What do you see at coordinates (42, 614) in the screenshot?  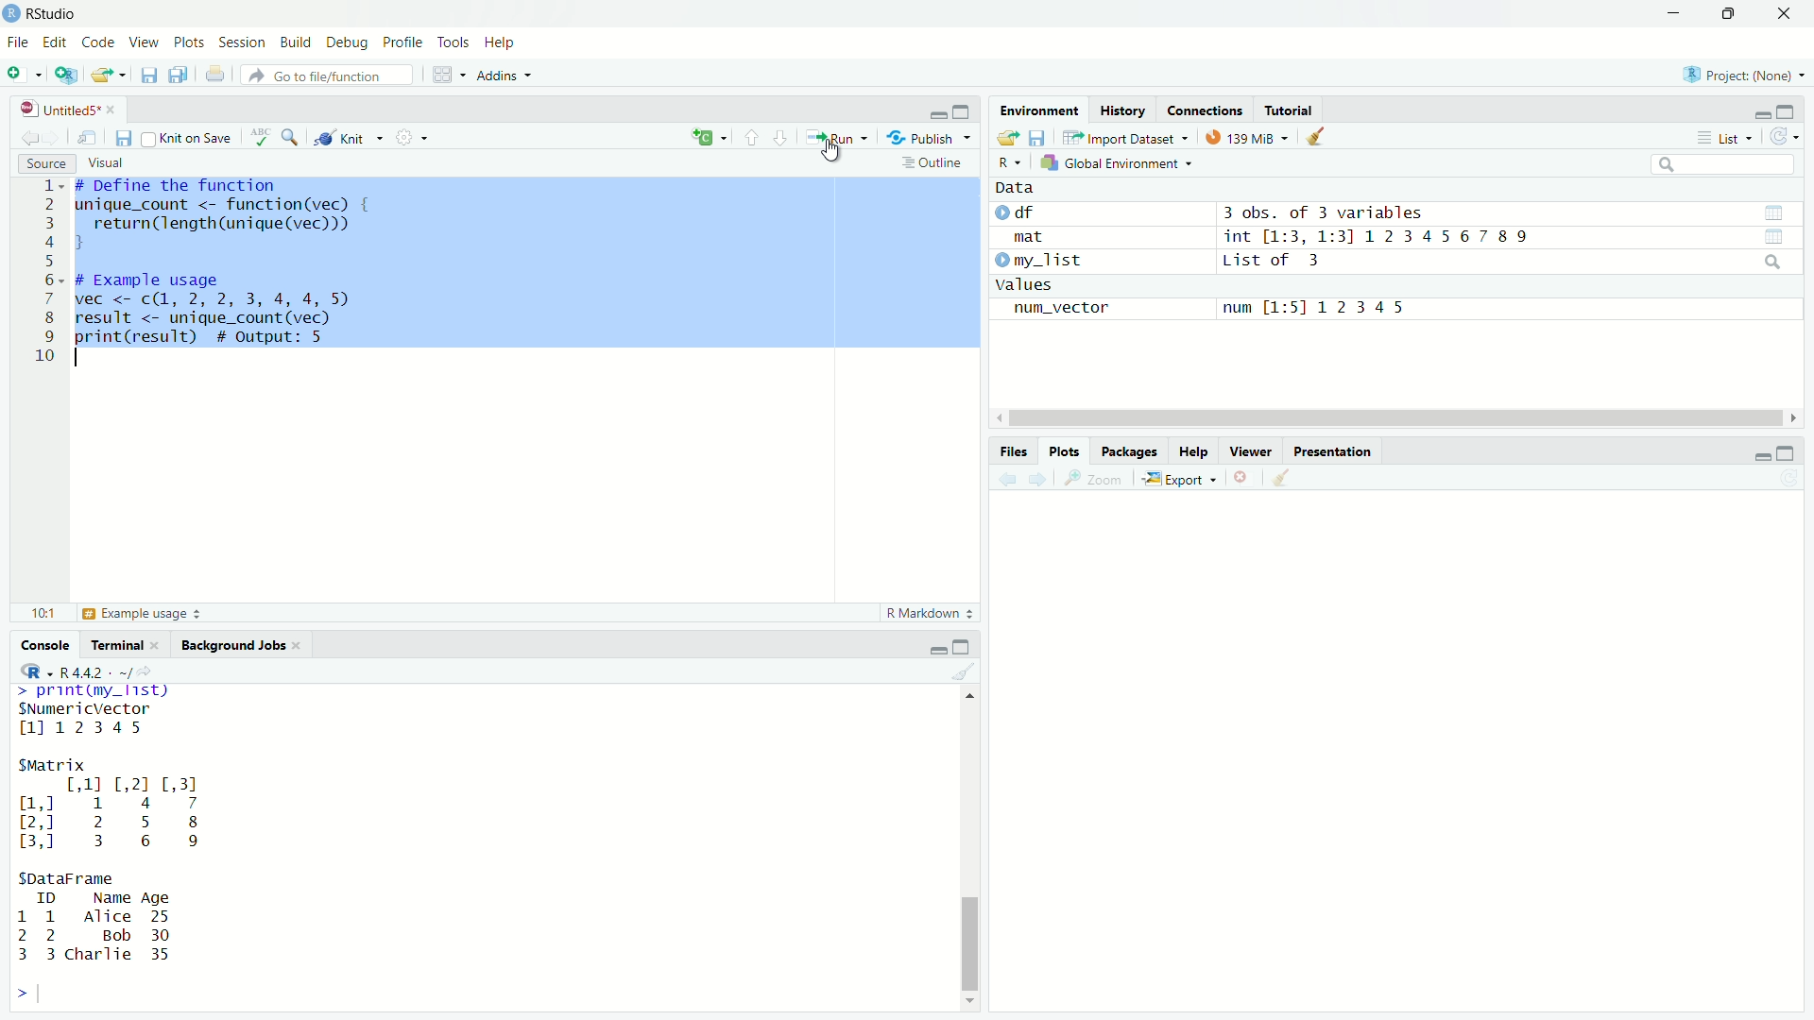 I see `10:1` at bounding box center [42, 614].